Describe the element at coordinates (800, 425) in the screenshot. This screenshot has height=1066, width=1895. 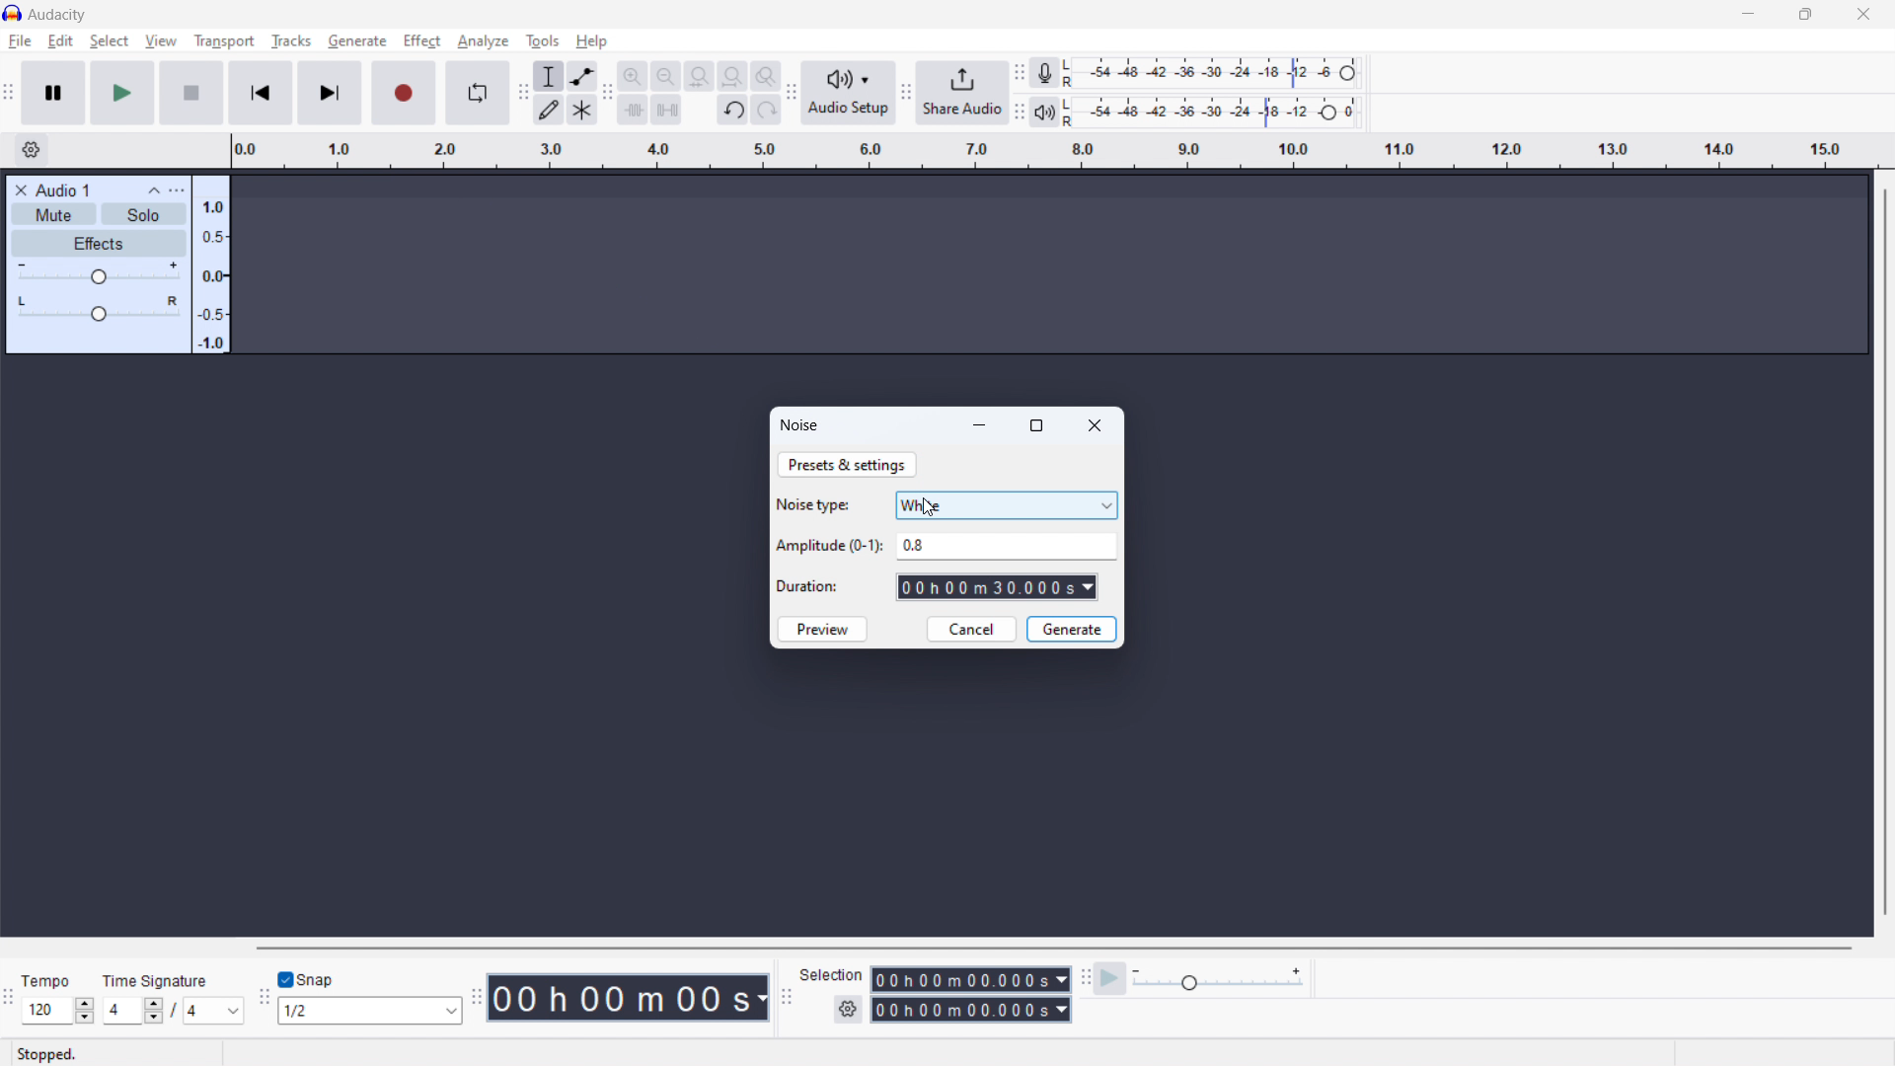
I see `generate noise dialogbox` at that location.